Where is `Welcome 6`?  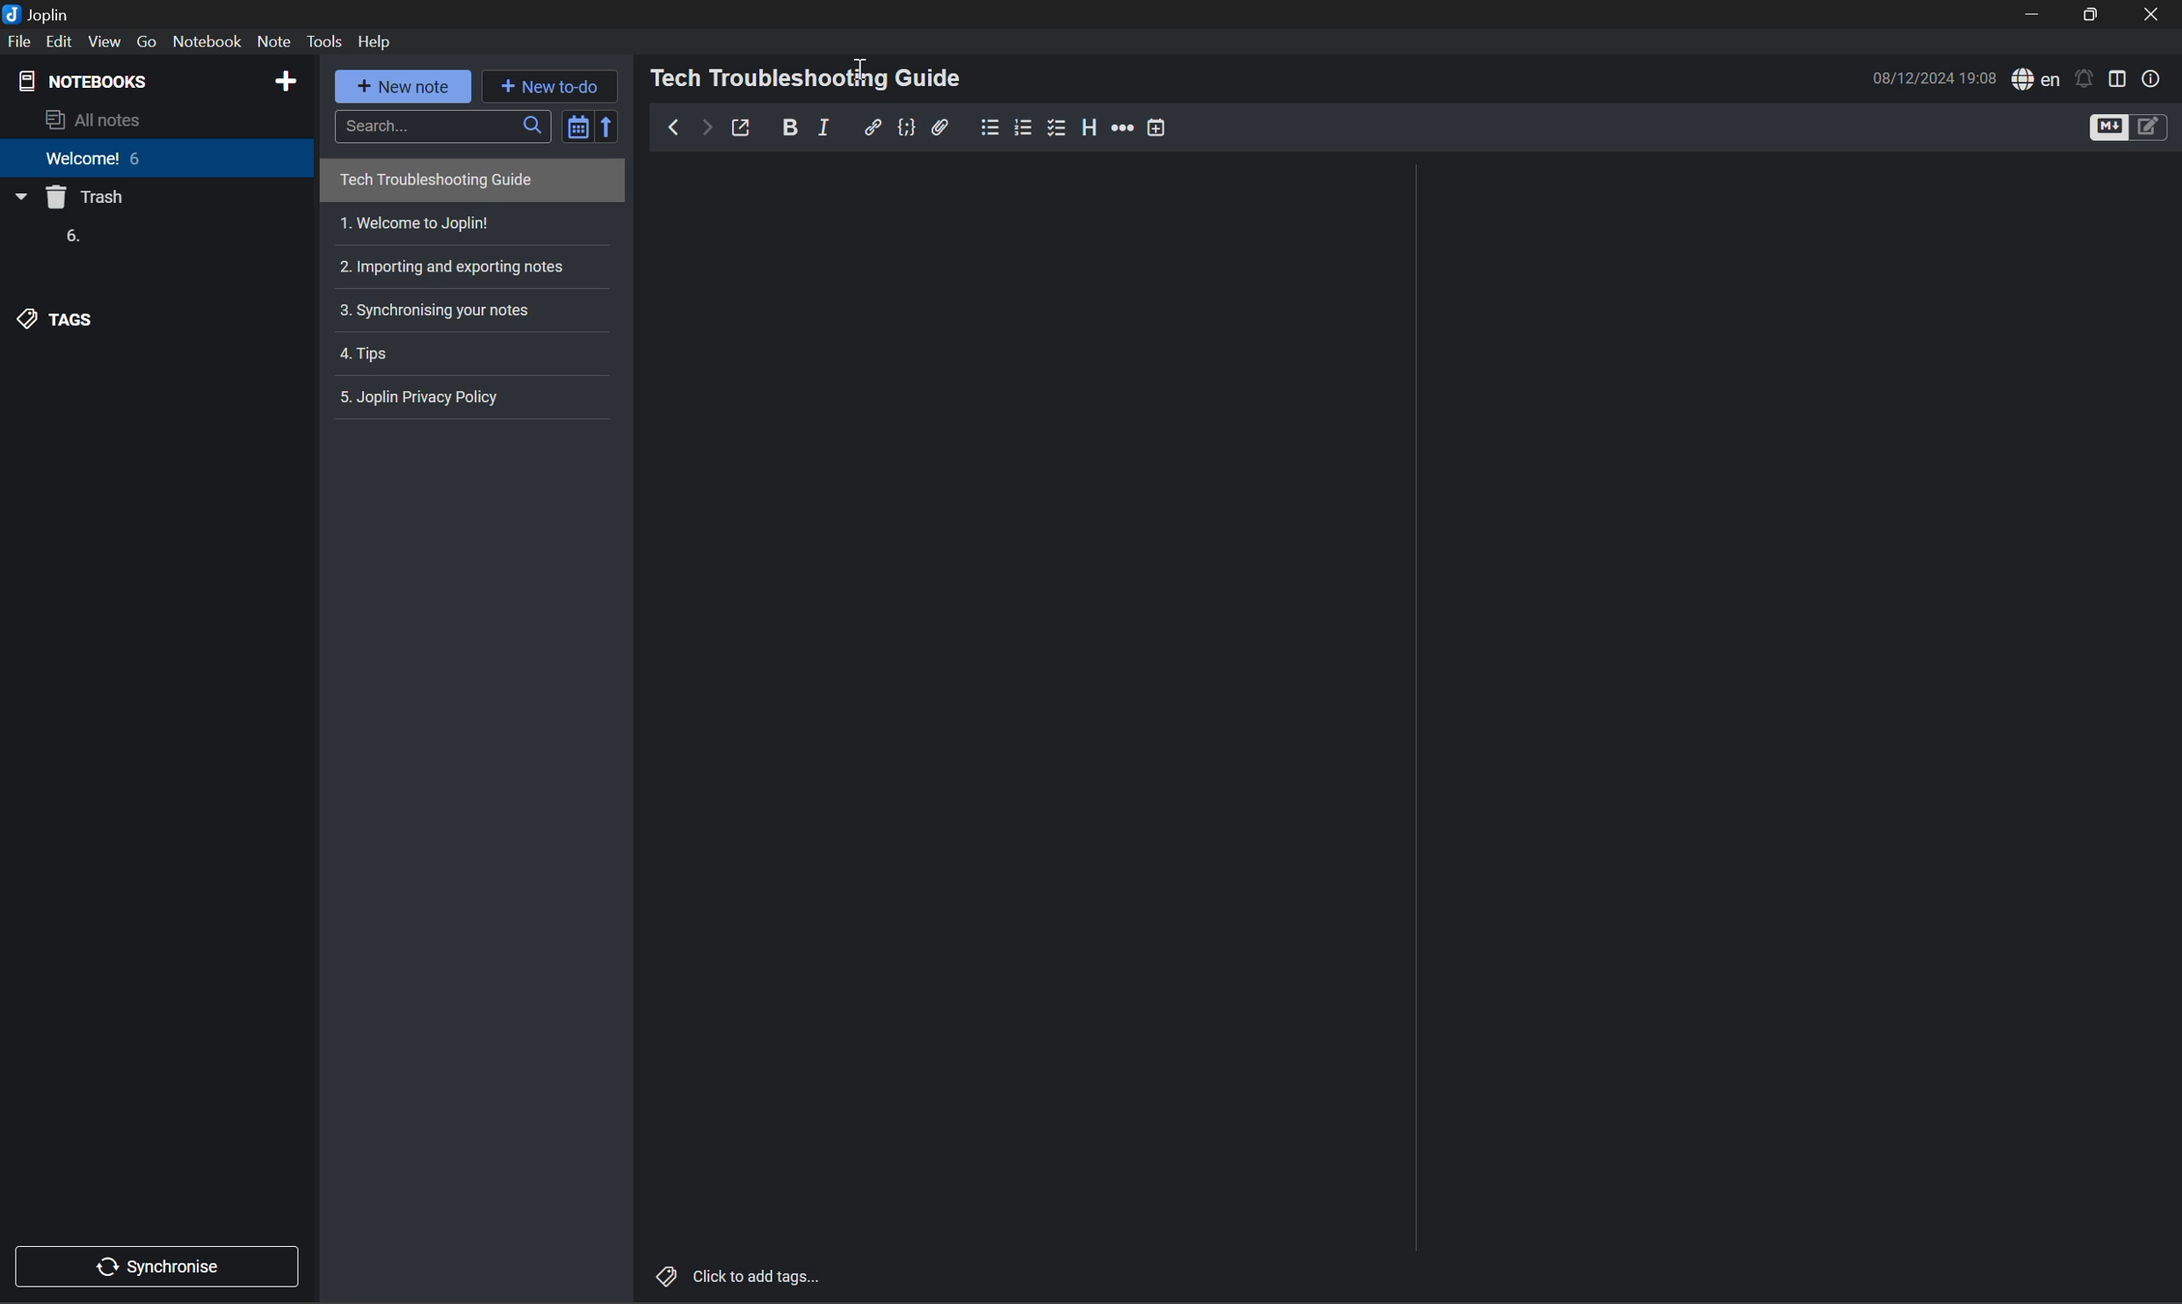
Welcome 6 is located at coordinates (96, 164).